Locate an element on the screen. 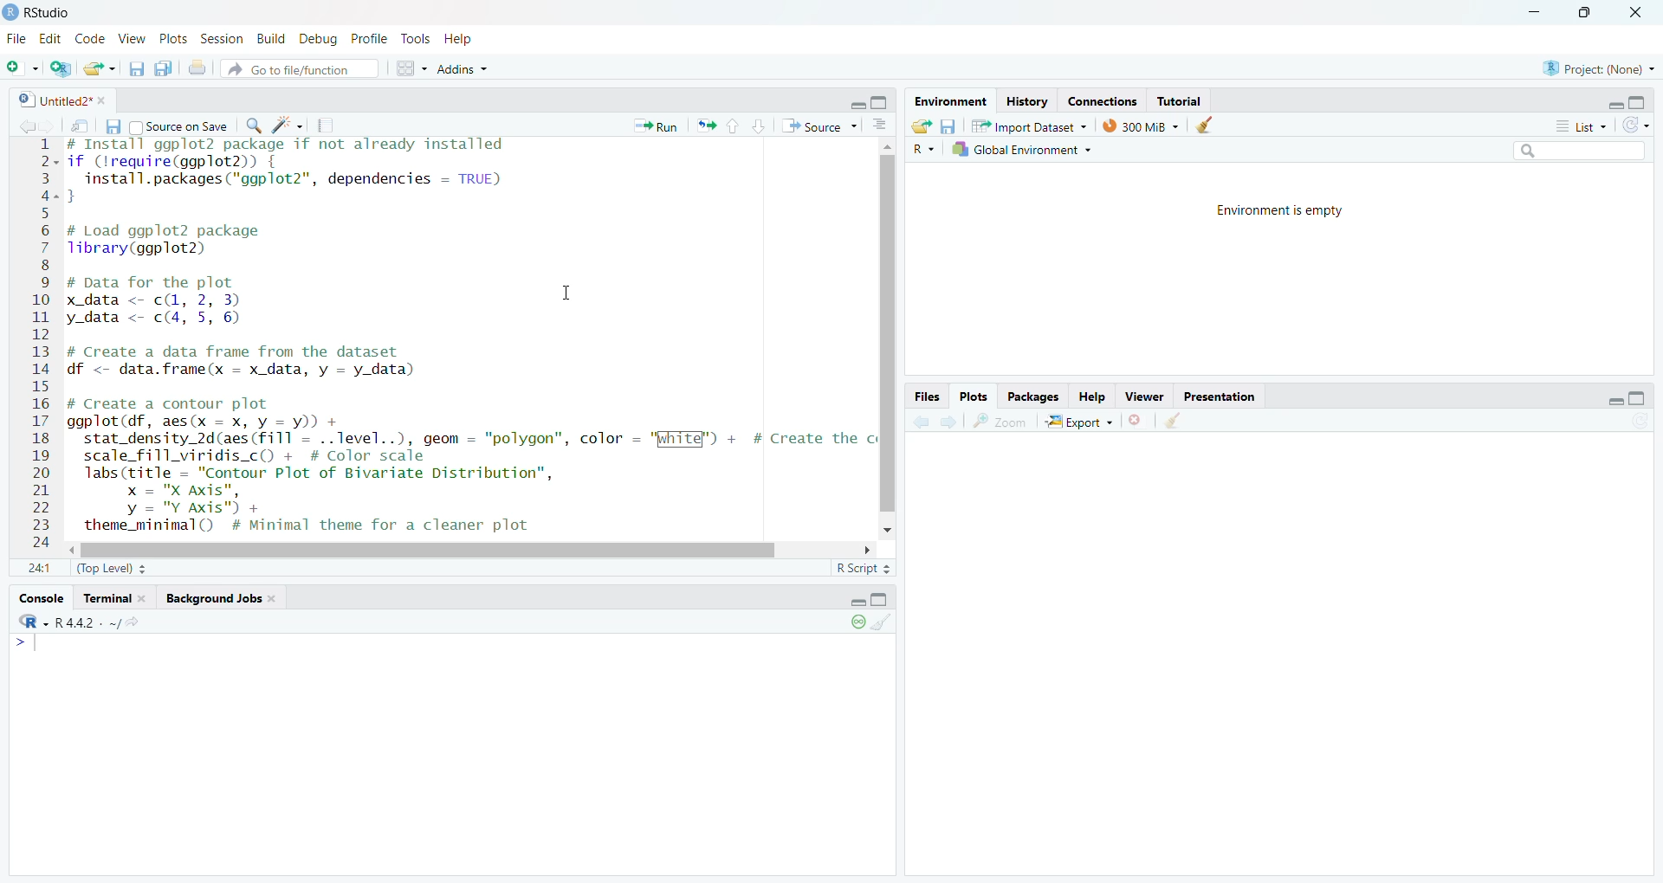  console is located at coordinates (42, 602).